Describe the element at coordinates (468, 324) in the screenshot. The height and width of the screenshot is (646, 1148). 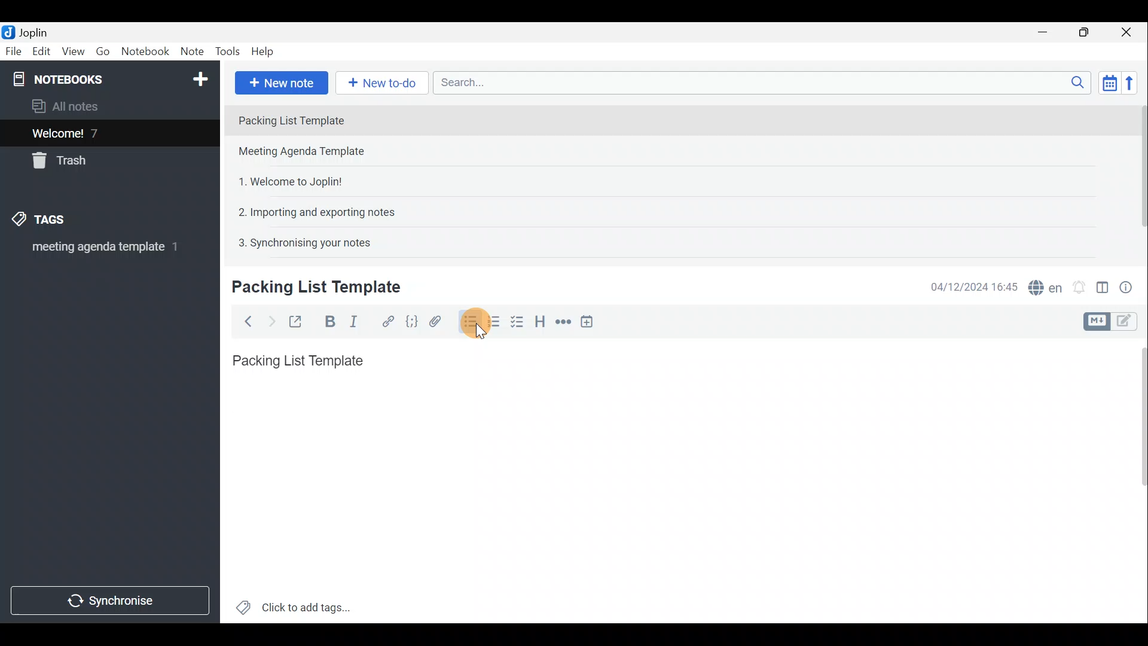
I see `Bulleted list` at that location.